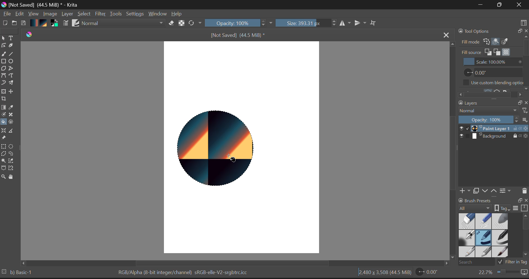  What do you see at coordinates (4, 62) in the screenshot?
I see `Rectangle` at bounding box center [4, 62].